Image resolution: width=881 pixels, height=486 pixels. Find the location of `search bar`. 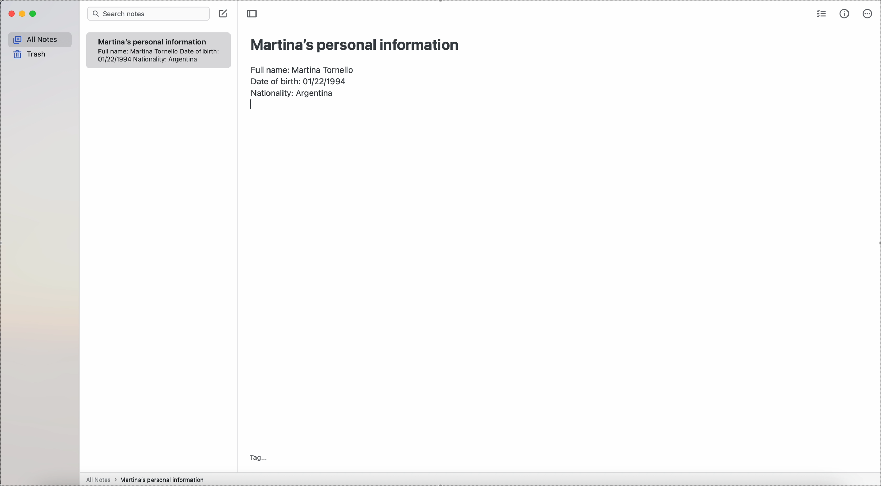

search bar is located at coordinates (149, 14).